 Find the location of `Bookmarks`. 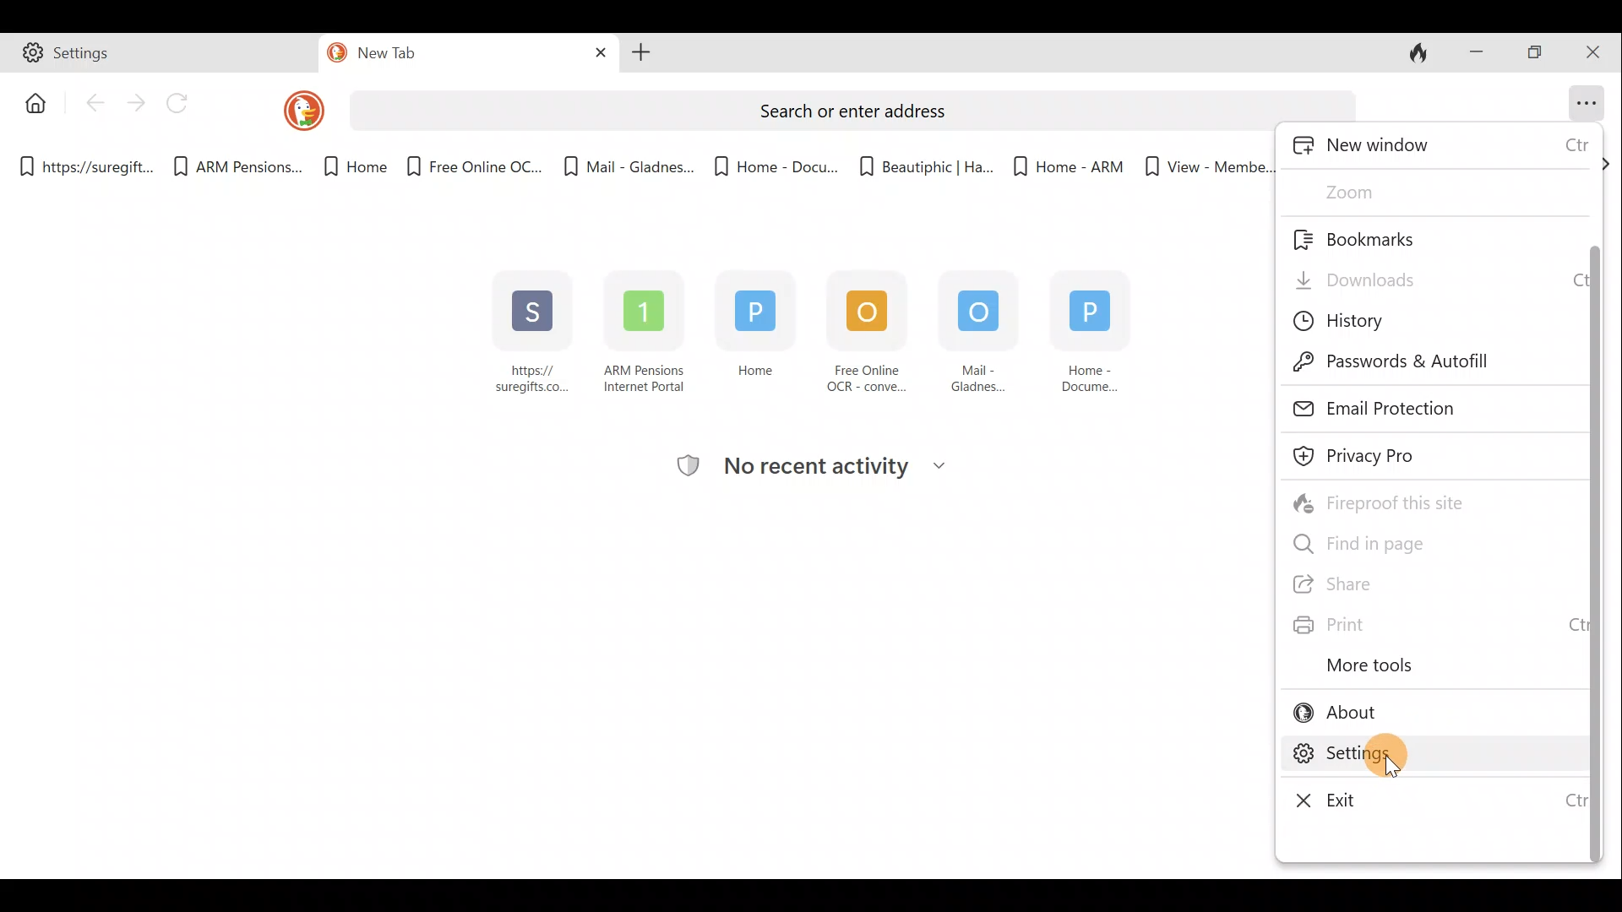

Bookmarks is located at coordinates (1362, 236).